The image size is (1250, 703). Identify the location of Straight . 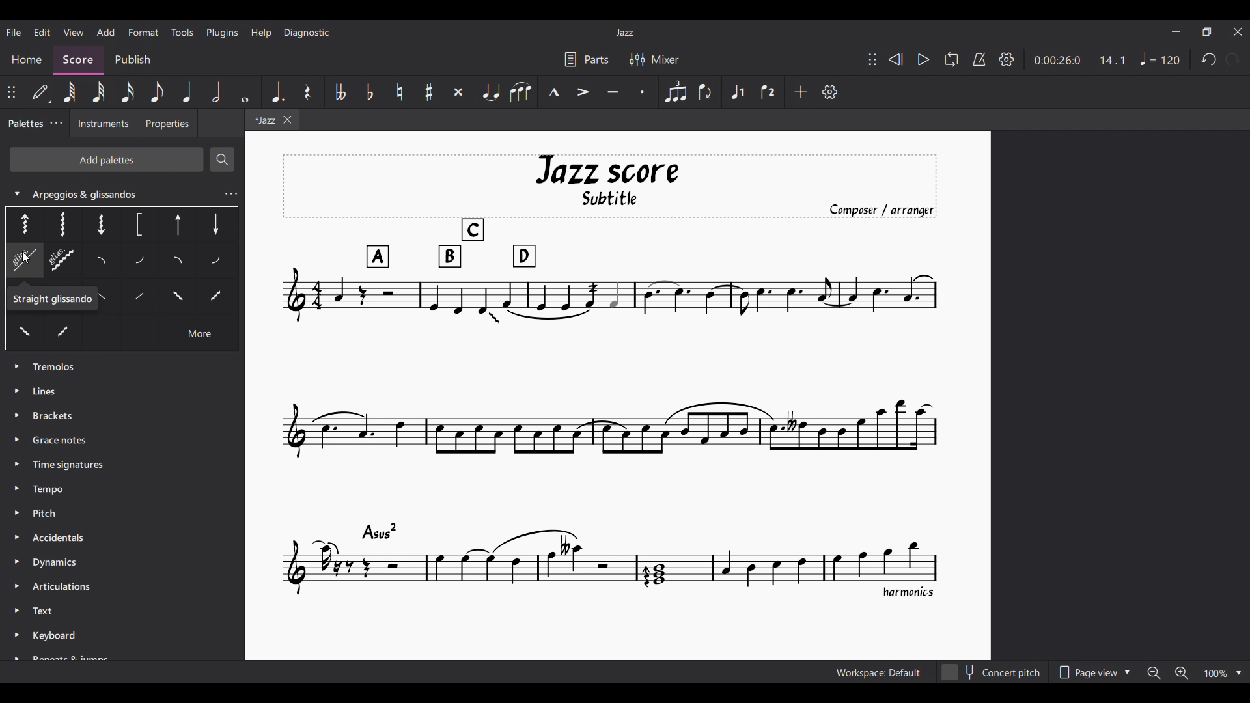
(48, 300).